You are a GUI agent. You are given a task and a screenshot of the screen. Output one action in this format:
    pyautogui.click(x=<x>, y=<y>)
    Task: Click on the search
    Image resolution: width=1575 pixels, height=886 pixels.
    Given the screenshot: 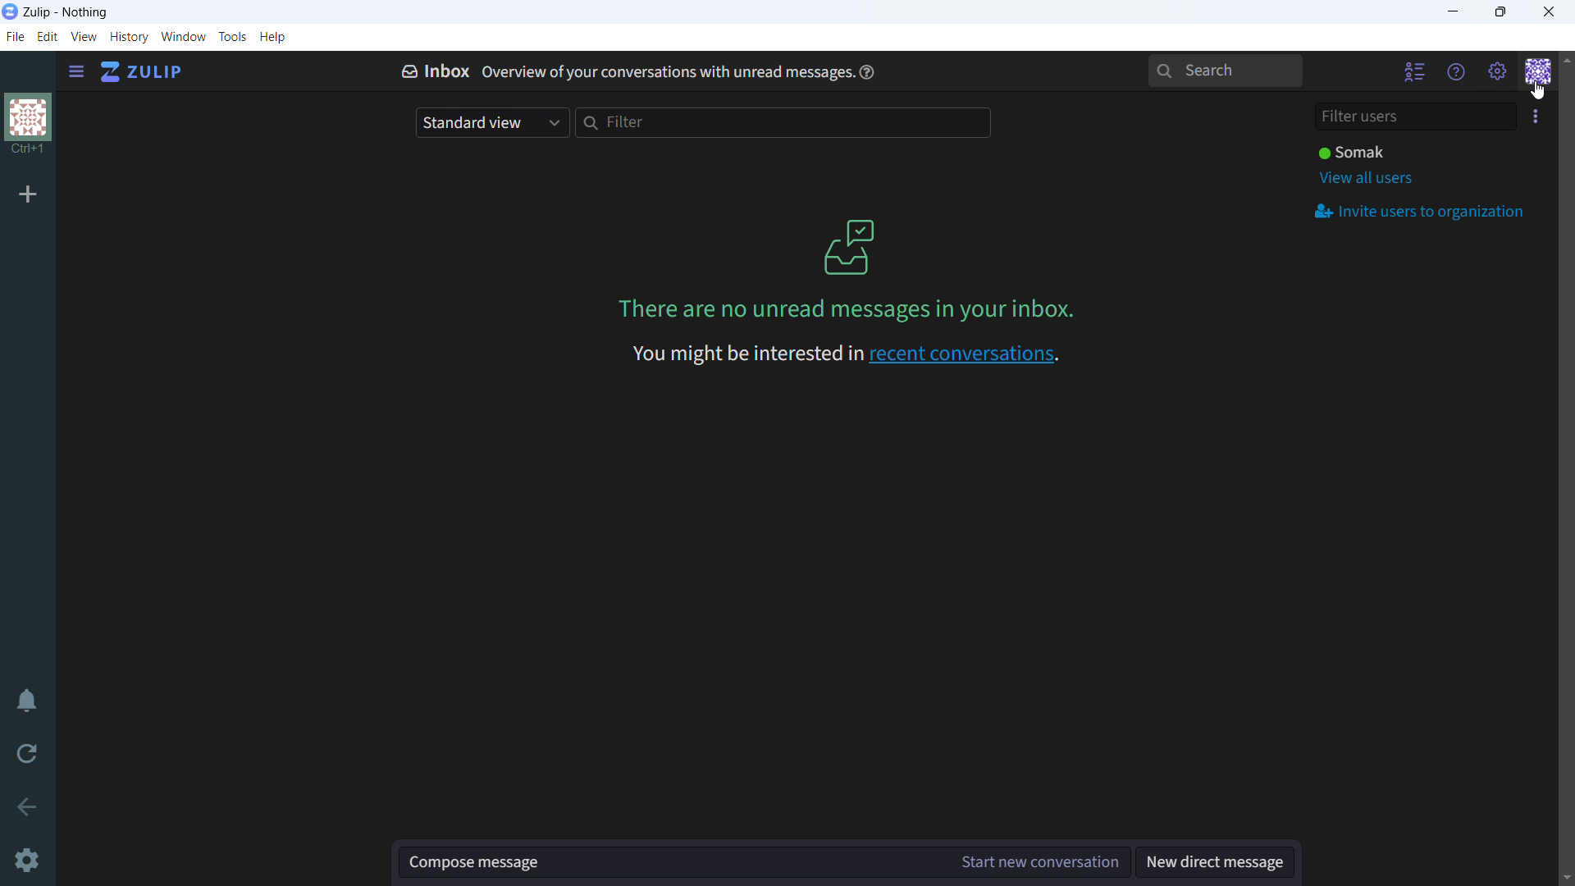 What is the action you would take?
    pyautogui.click(x=1225, y=71)
    